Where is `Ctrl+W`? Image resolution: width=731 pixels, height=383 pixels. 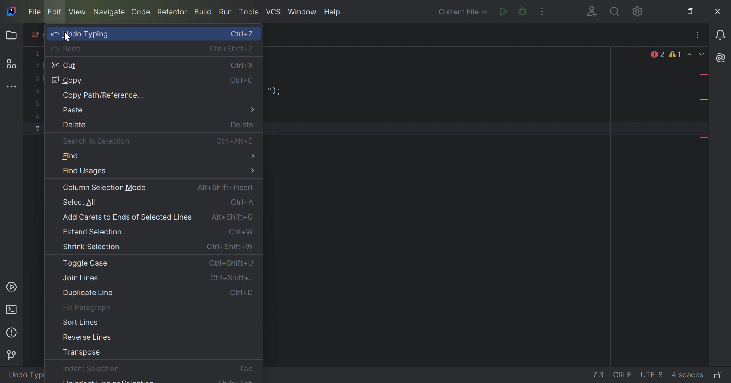 Ctrl+W is located at coordinates (242, 231).